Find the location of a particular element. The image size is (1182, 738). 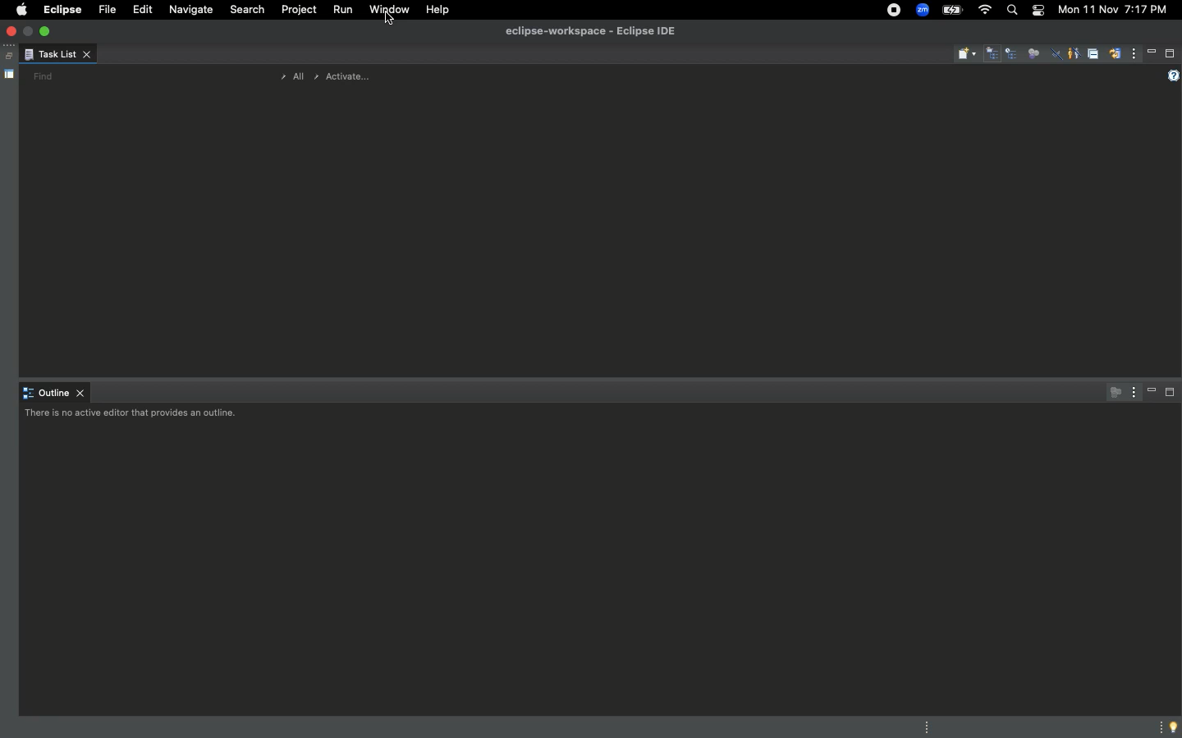

Search is located at coordinates (247, 11).